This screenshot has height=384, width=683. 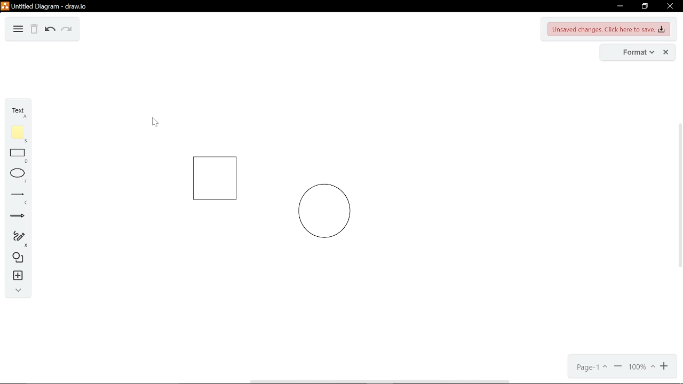 What do you see at coordinates (18, 133) in the screenshot?
I see `note` at bounding box center [18, 133].